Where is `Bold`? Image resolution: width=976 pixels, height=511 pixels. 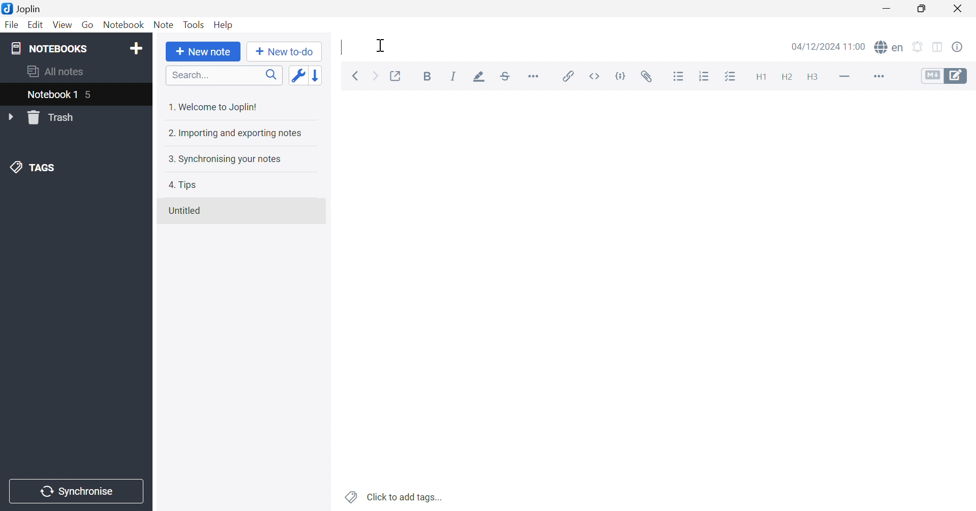
Bold is located at coordinates (429, 77).